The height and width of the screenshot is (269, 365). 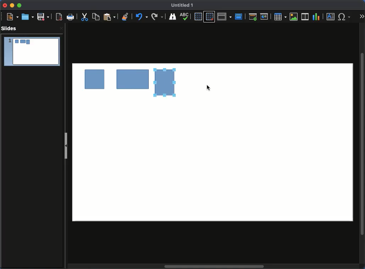 I want to click on Display views, so click(x=224, y=16).